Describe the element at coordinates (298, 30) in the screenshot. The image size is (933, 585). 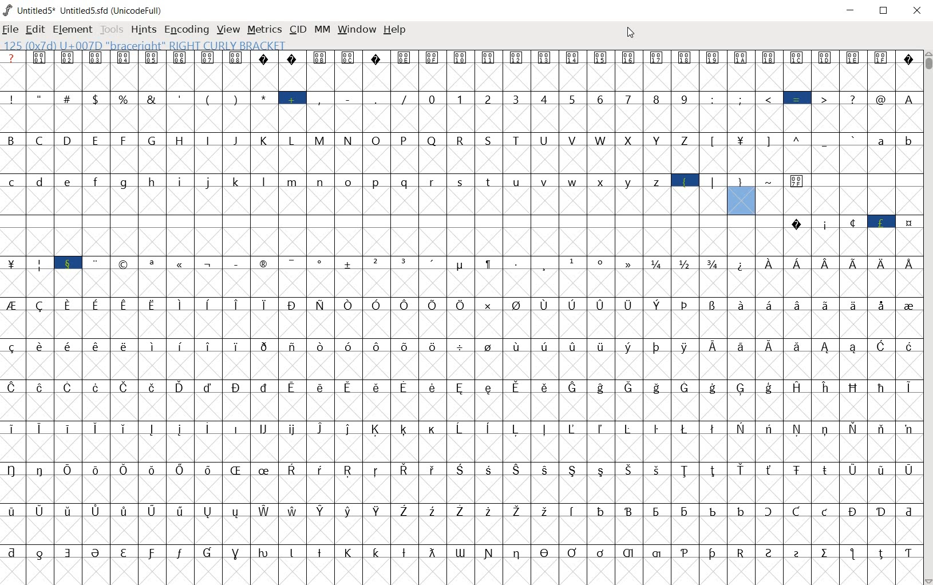
I see `CID` at that location.